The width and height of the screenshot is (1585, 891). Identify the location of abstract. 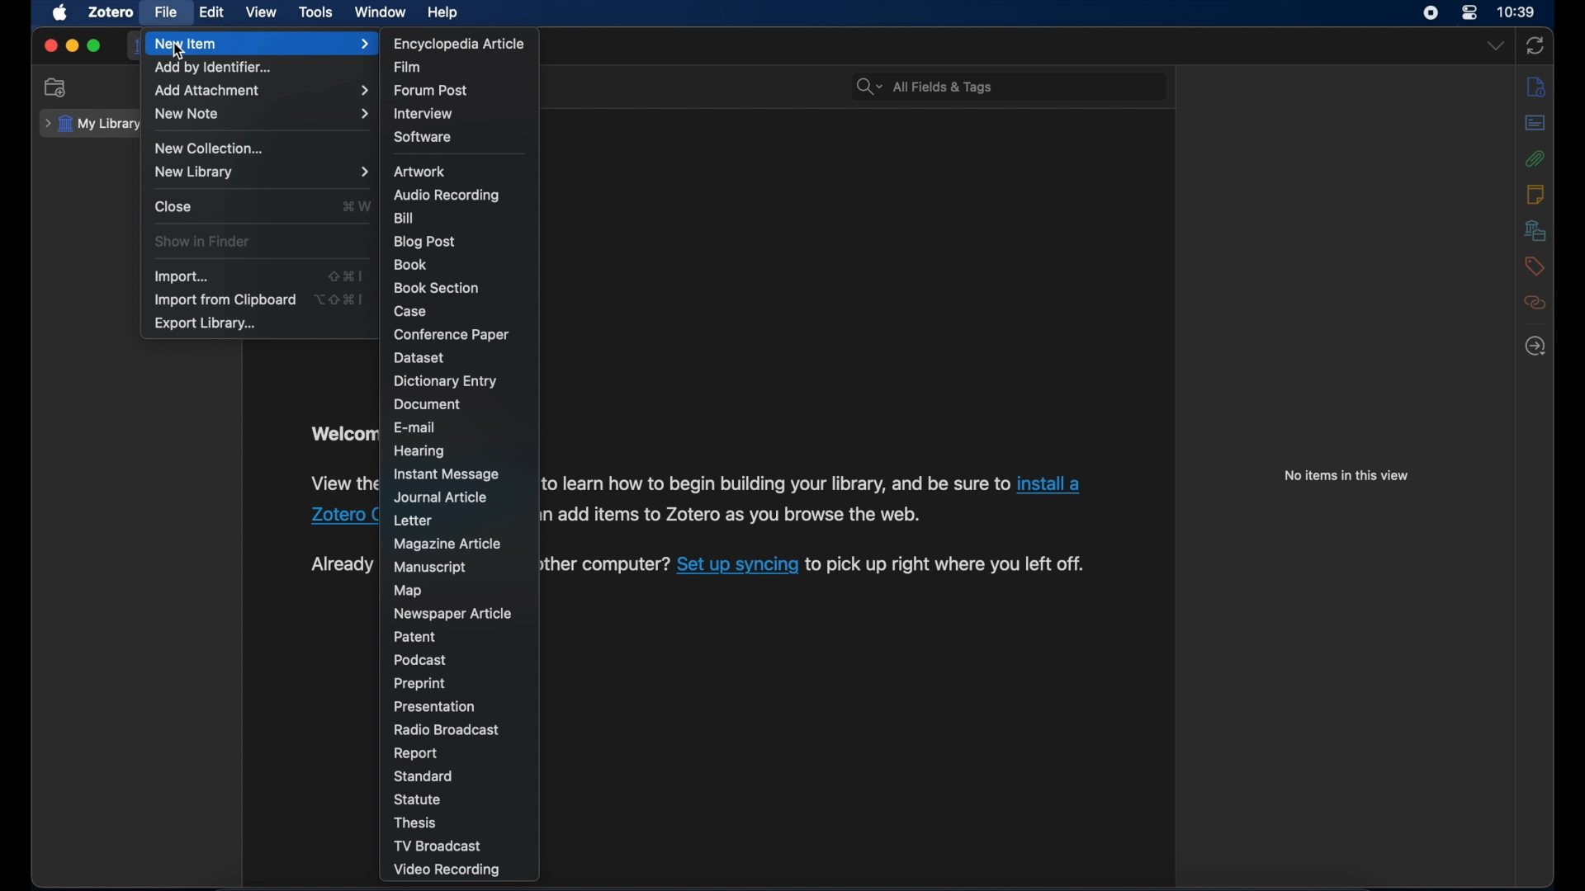
(1535, 122).